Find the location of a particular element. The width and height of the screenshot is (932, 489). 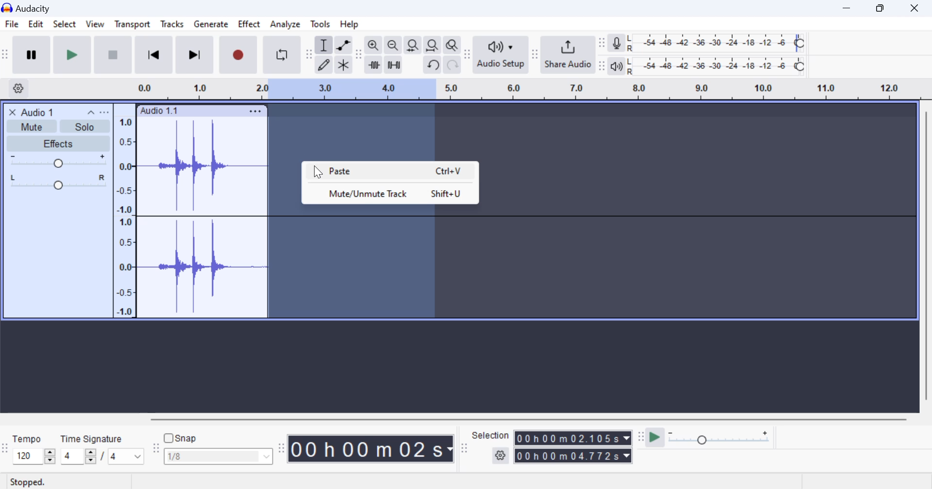

Clip Timeline is located at coordinates (518, 90).